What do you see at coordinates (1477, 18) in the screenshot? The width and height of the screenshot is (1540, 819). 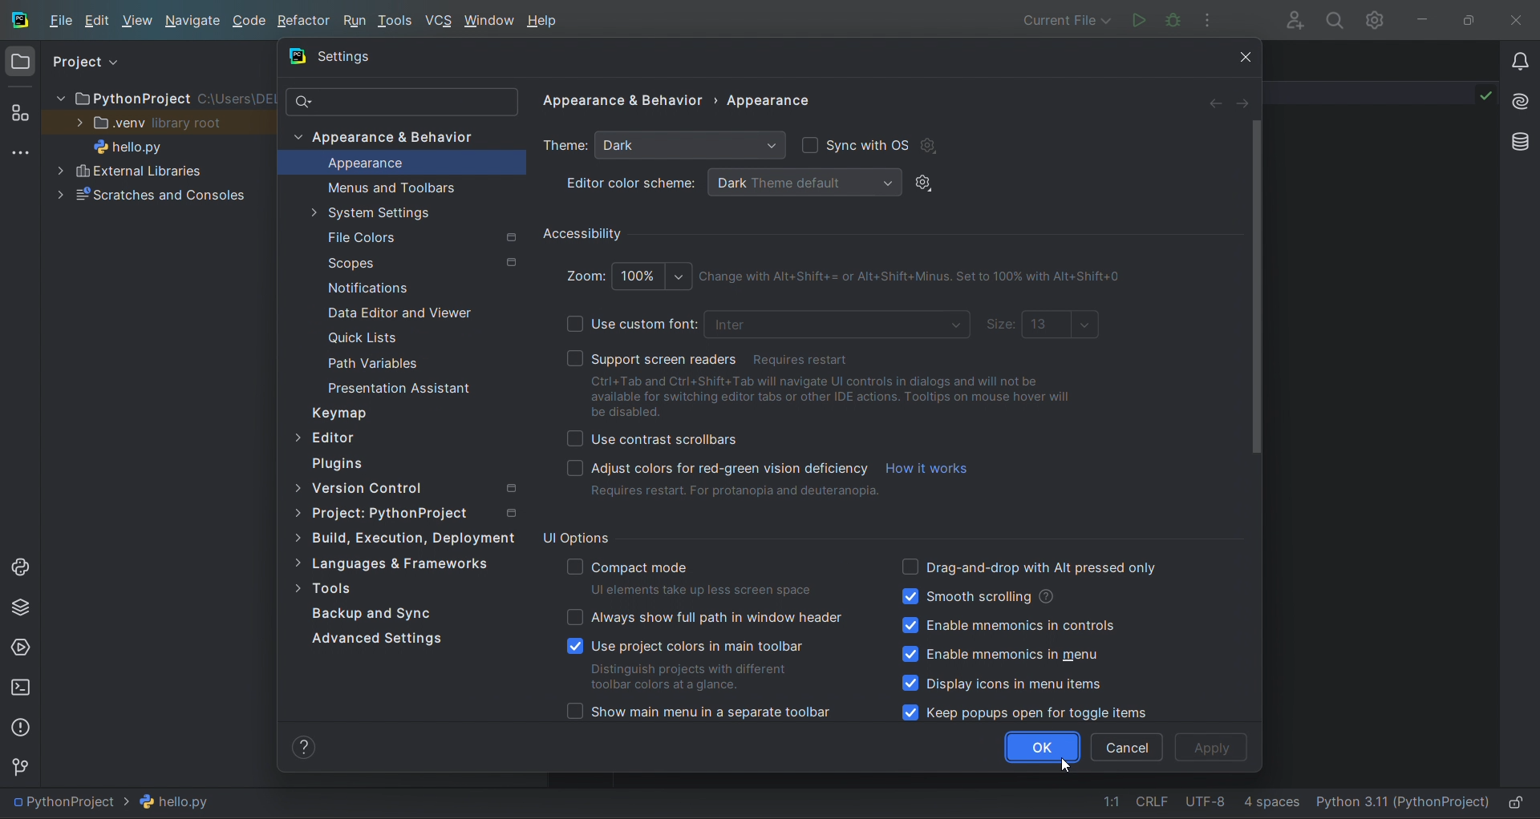 I see `maximize` at bounding box center [1477, 18].